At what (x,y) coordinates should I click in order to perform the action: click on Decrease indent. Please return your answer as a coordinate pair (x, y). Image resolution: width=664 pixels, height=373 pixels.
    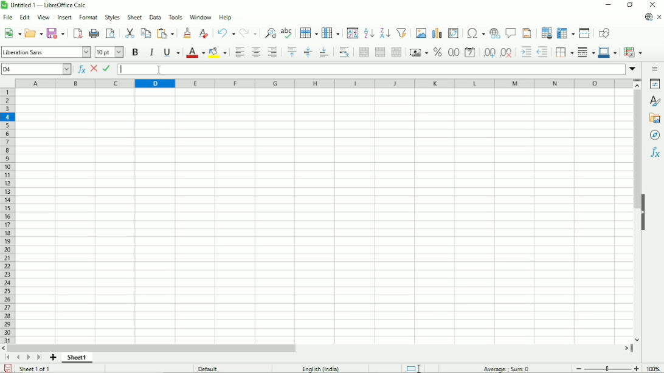
    Looking at the image, I should click on (543, 52).